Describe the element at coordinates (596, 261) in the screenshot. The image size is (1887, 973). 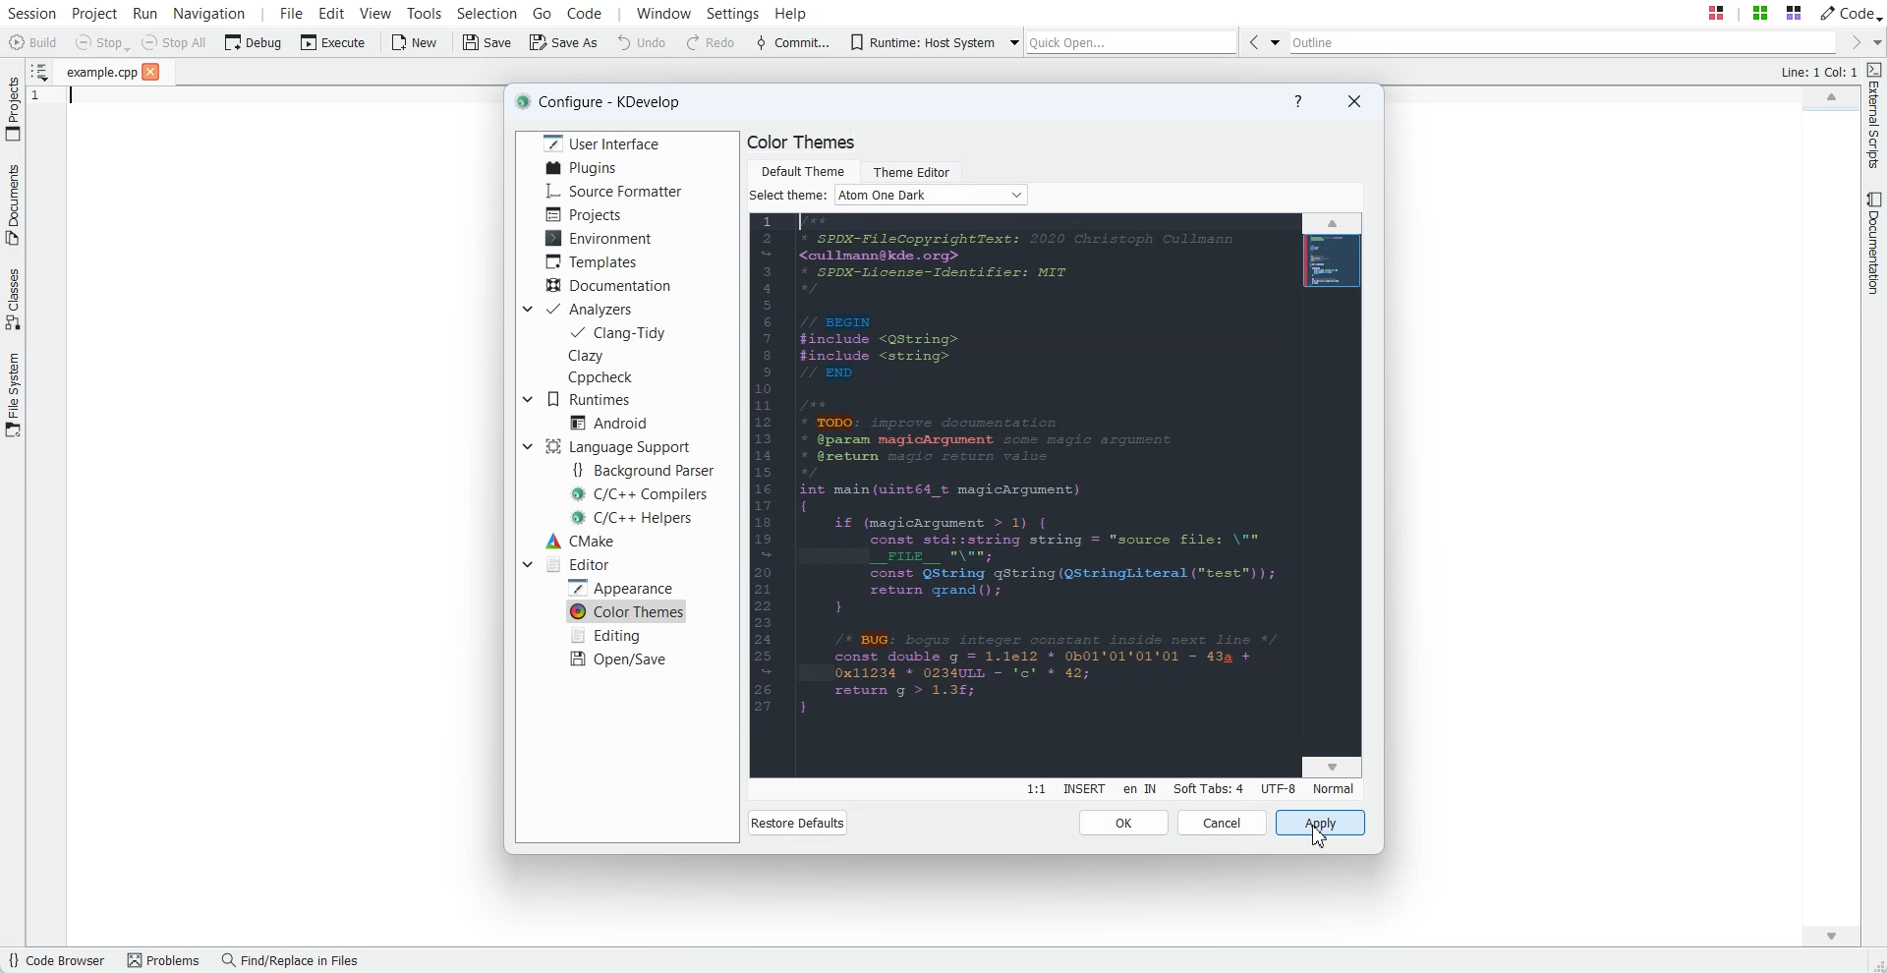
I see `Templates` at that location.